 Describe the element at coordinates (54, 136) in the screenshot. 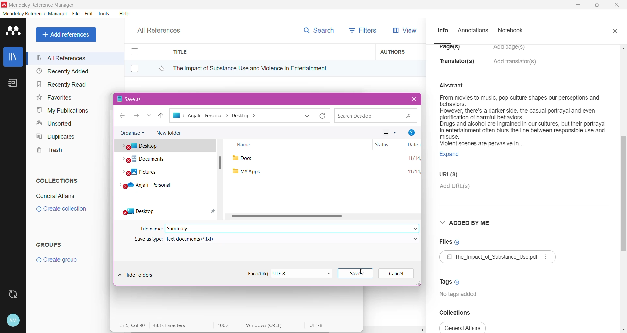

I see `Duplicates` at that location.